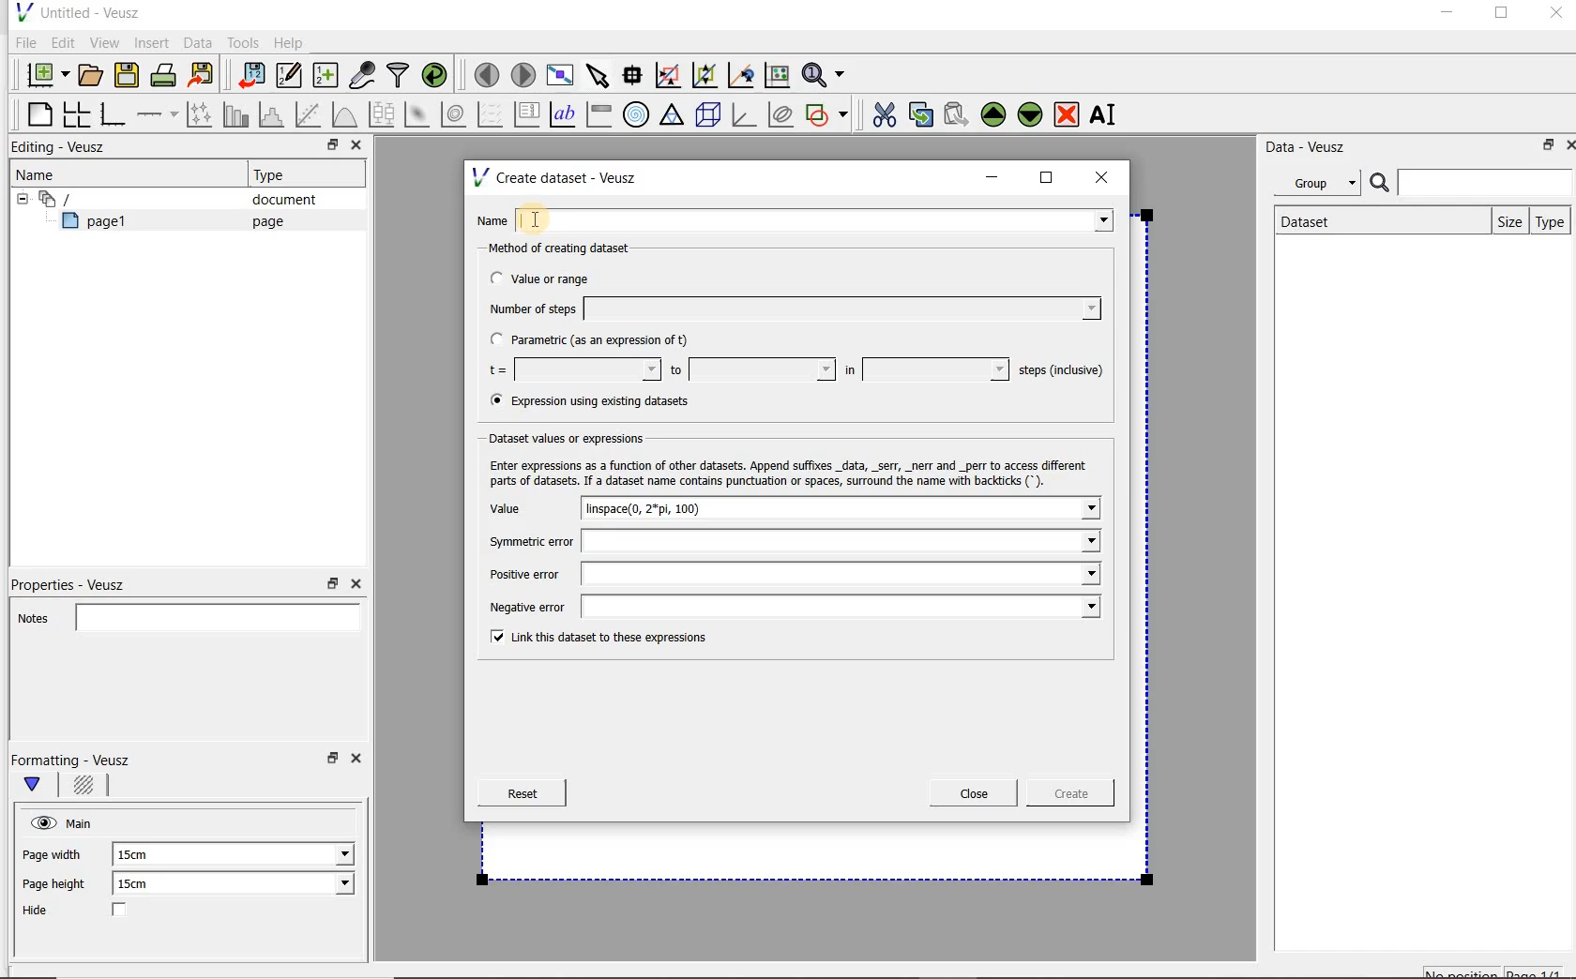  Describe the element at coordinates (557, 177) in the screenshot. I see `Create dataset - Veusz` at that location.